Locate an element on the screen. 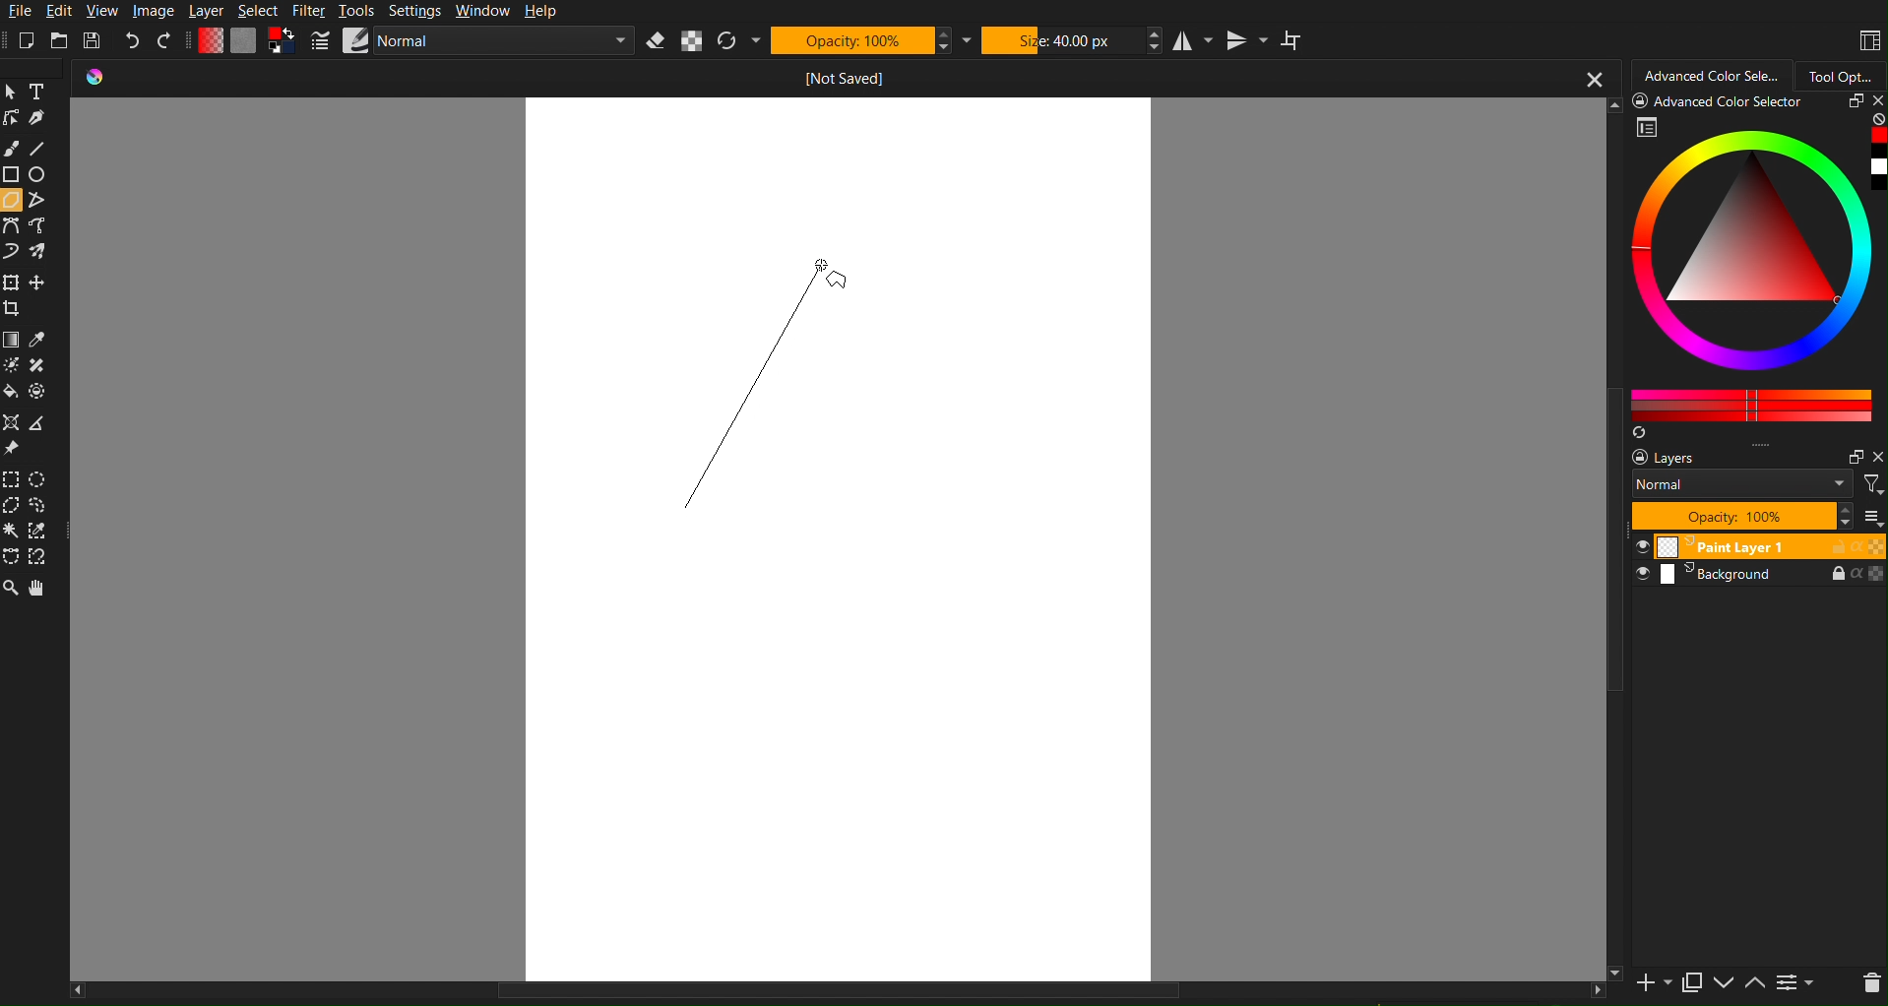 Image resolution: width=1888 pixels, height=1006 pixels. ellipse tool is located at coordinates (41, 174).